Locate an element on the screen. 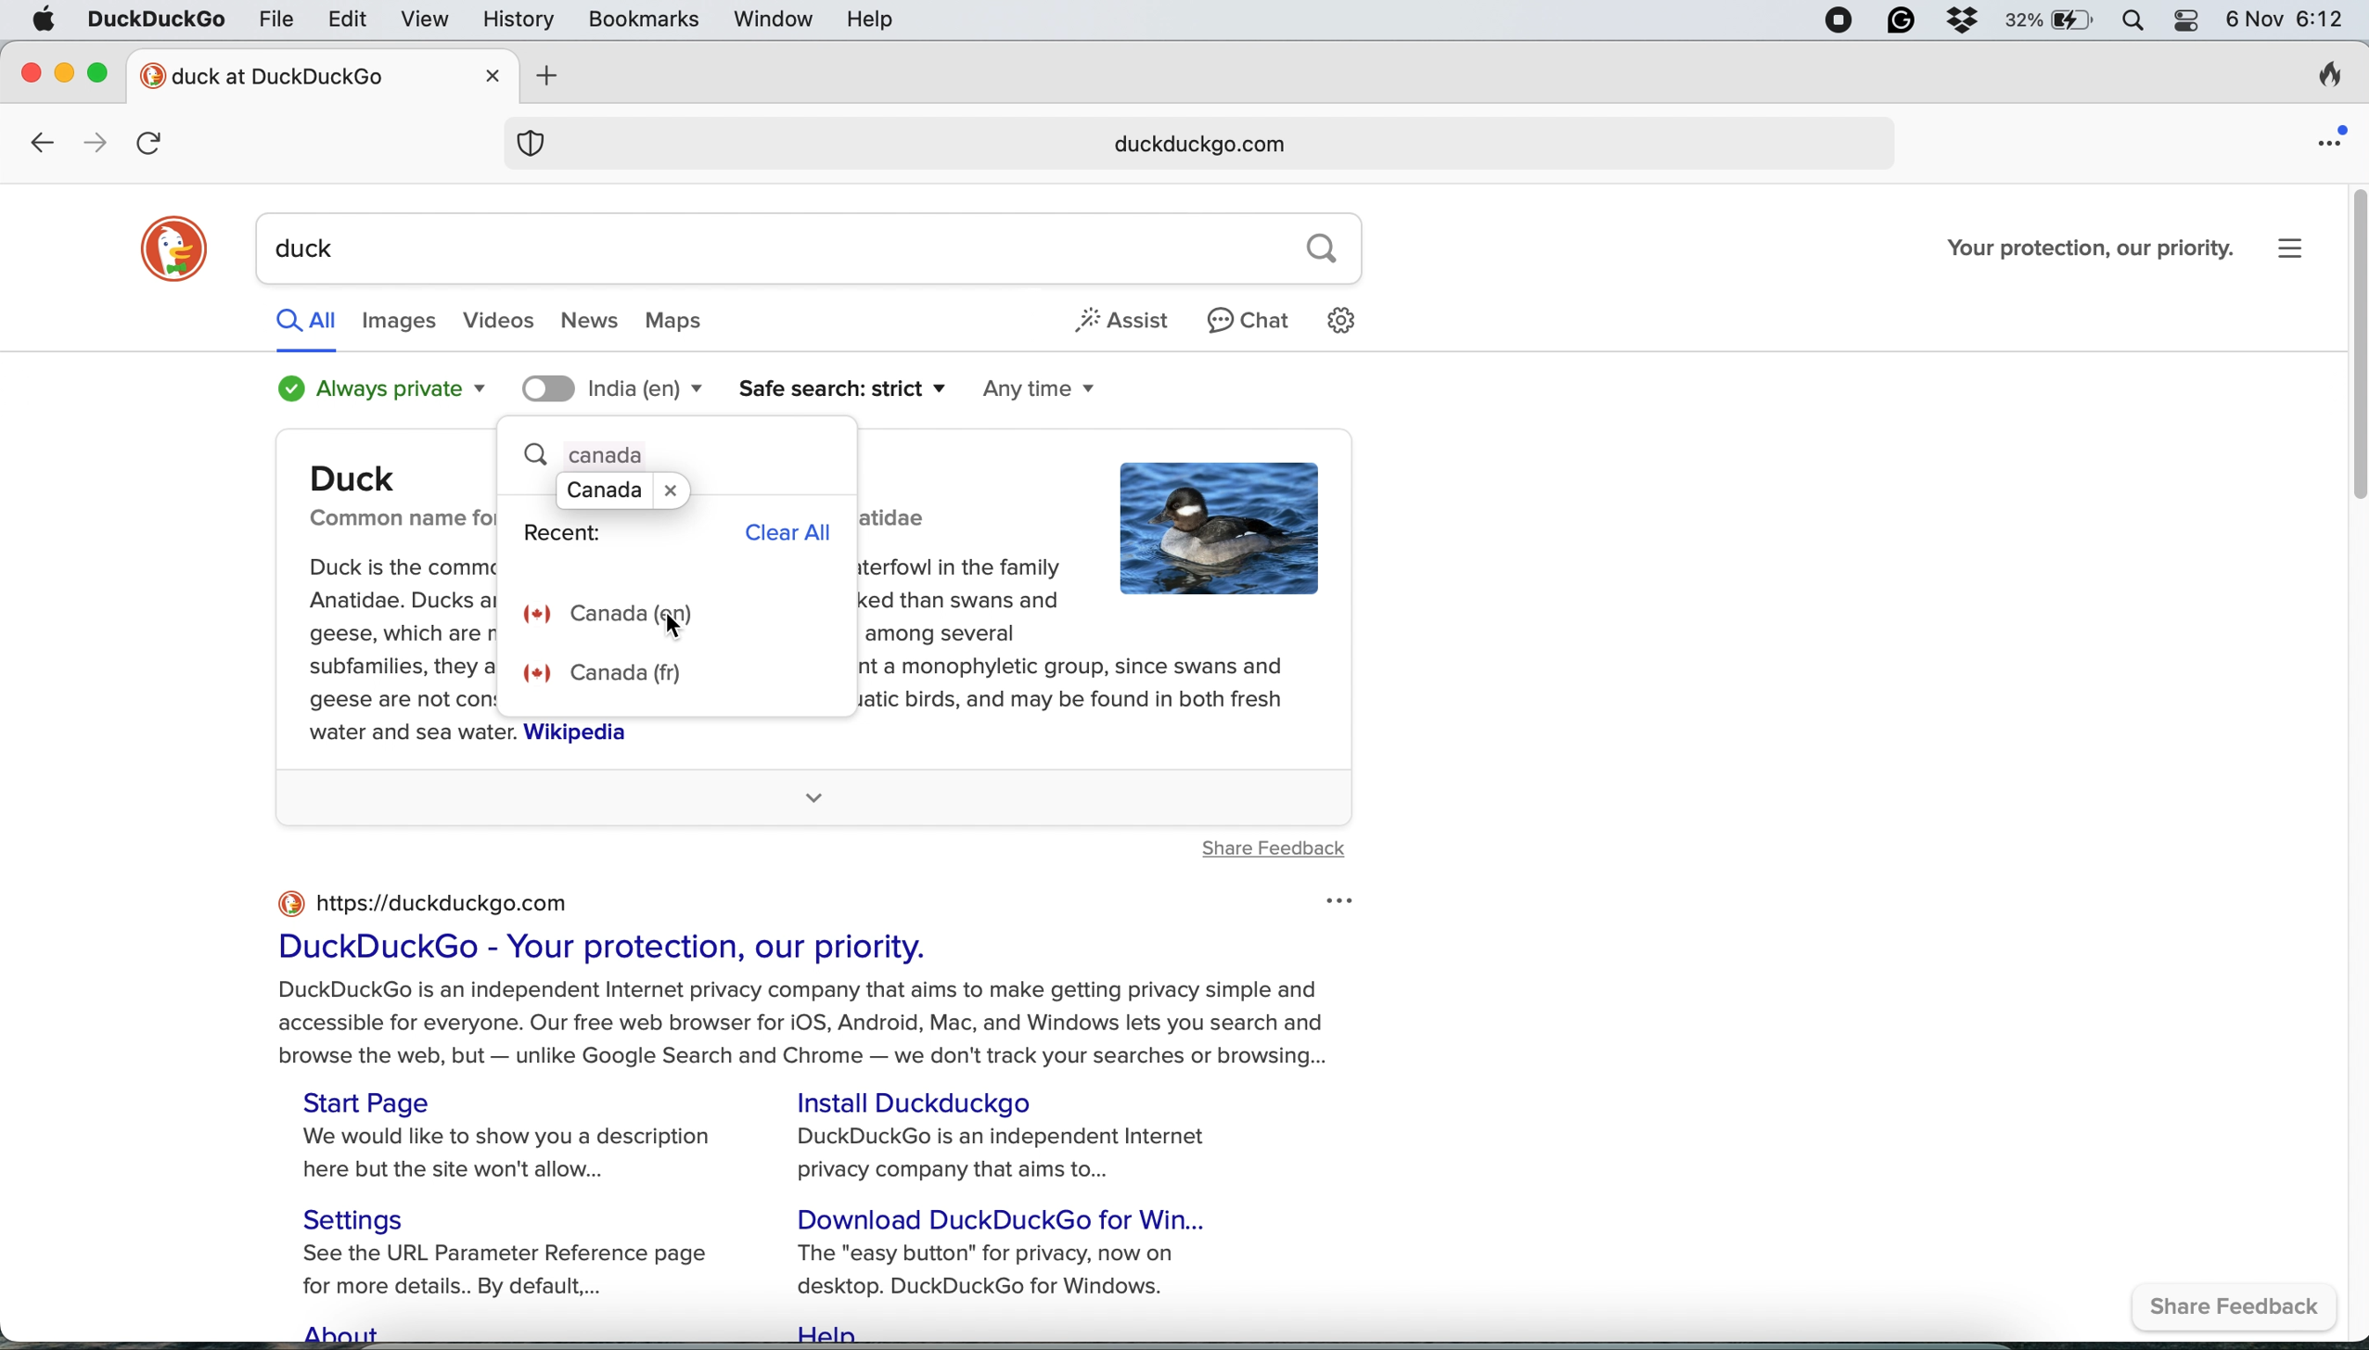 This screenshot has width=2369, height=1350. screen recorder is located at coordinates (1839, 20).